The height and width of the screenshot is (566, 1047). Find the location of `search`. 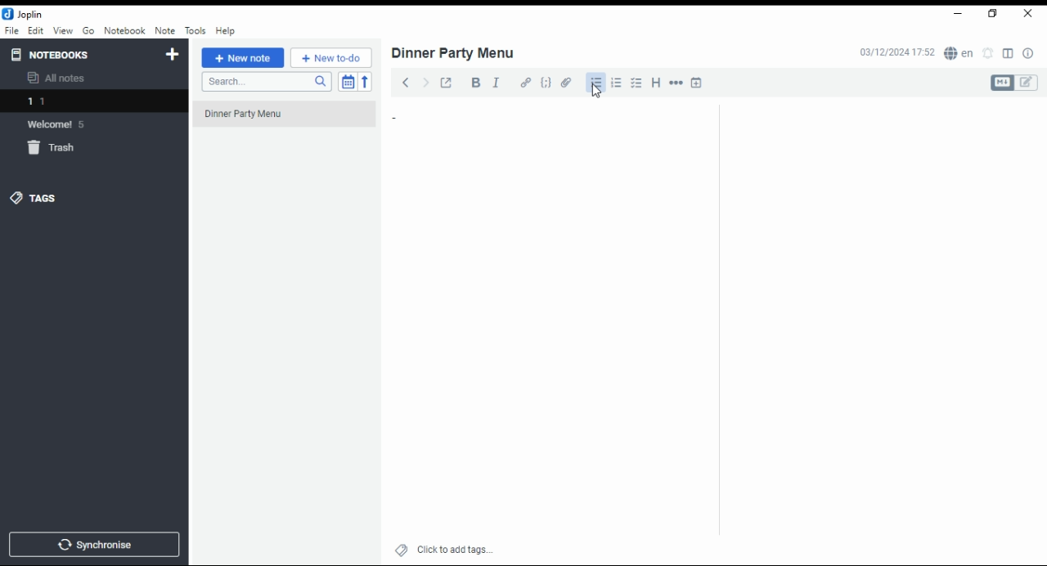

search is located at coordinates (265, 83).